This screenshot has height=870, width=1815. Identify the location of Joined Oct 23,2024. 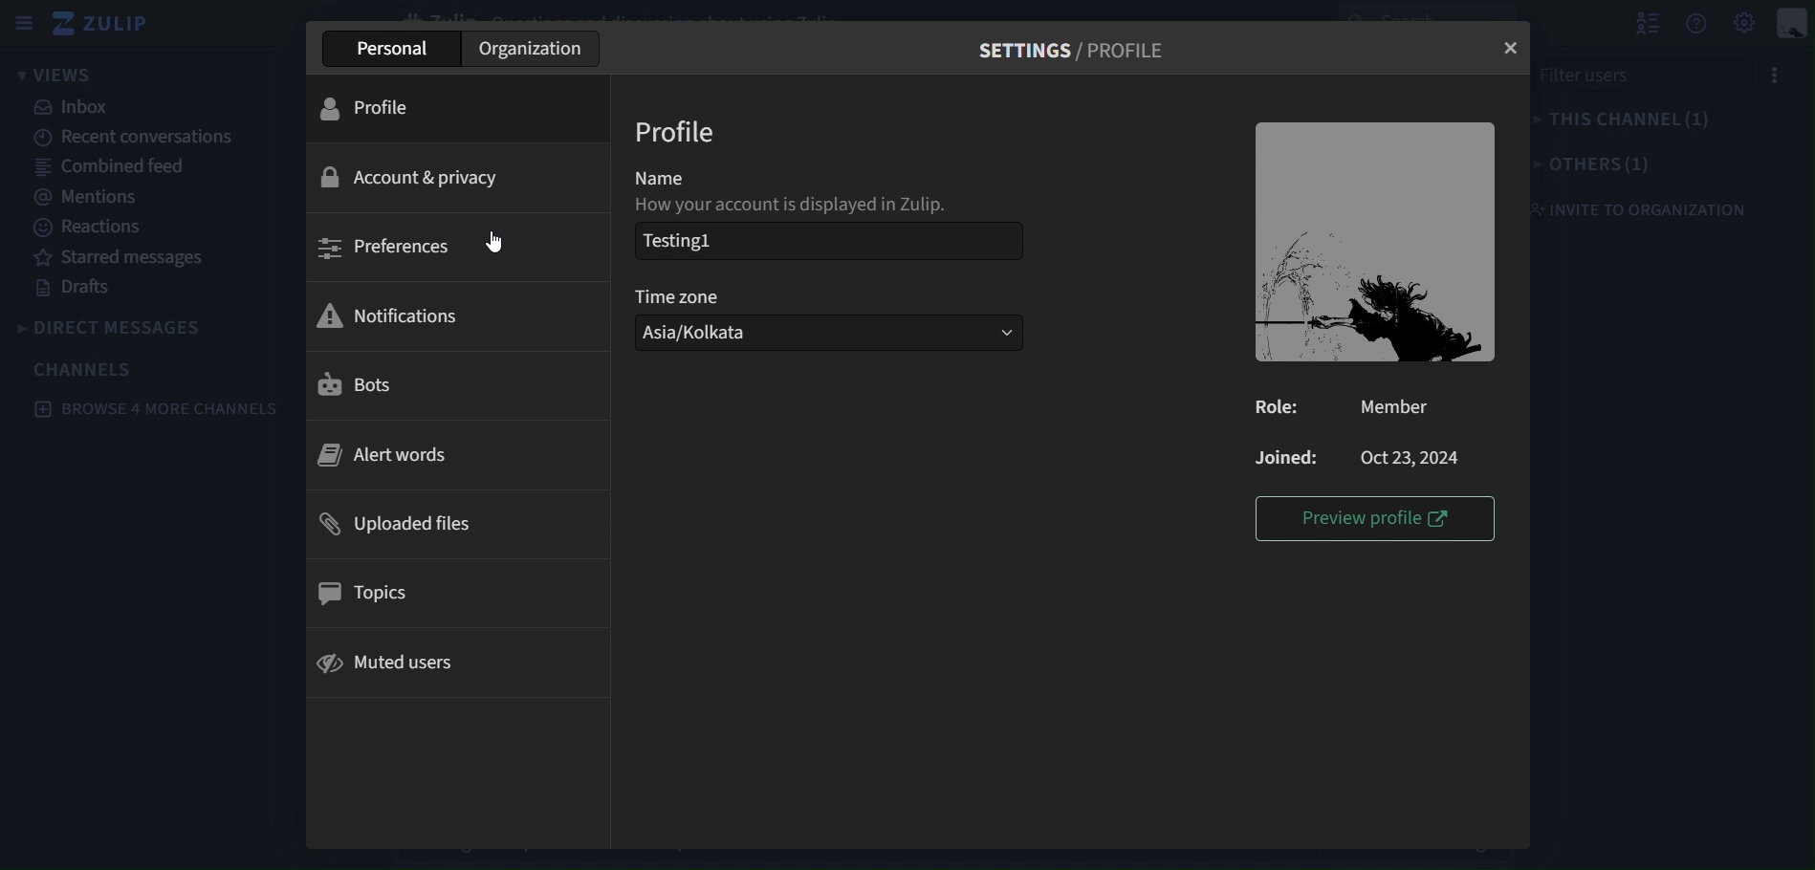
(1354, 456).